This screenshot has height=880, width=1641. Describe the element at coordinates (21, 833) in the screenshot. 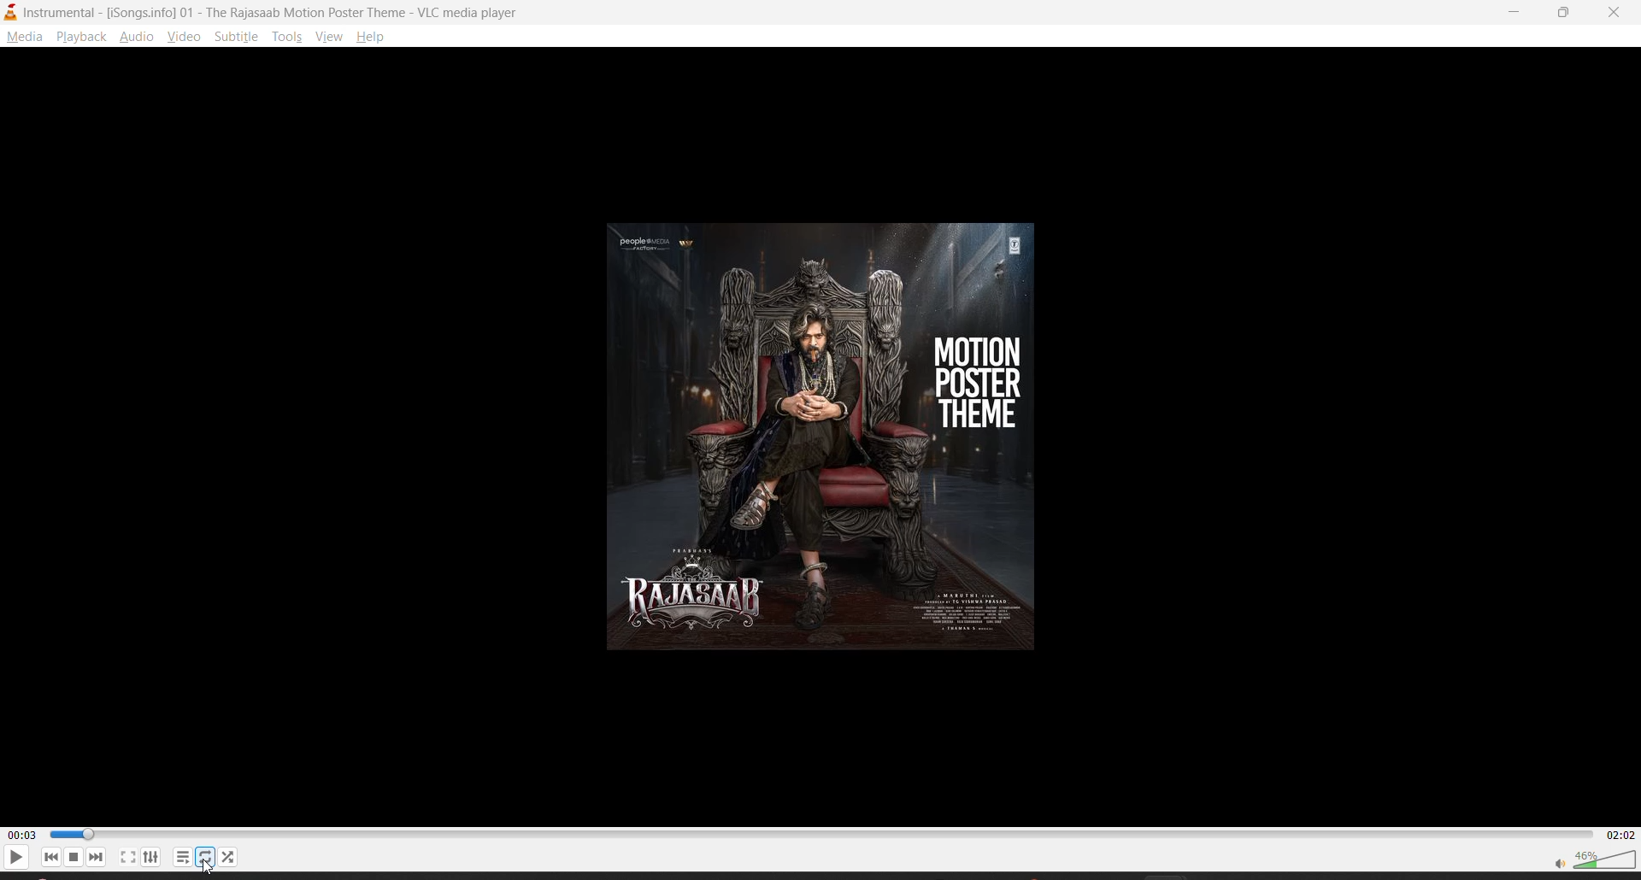

I see `00:03` at that location.